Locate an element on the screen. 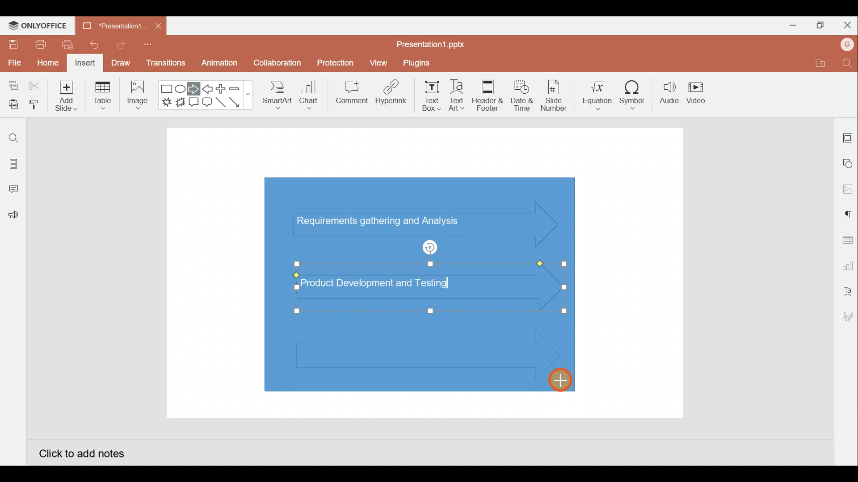  Text (Product Development and Testing) on 2nd inserted arrow is located at coordinates (383, 282).